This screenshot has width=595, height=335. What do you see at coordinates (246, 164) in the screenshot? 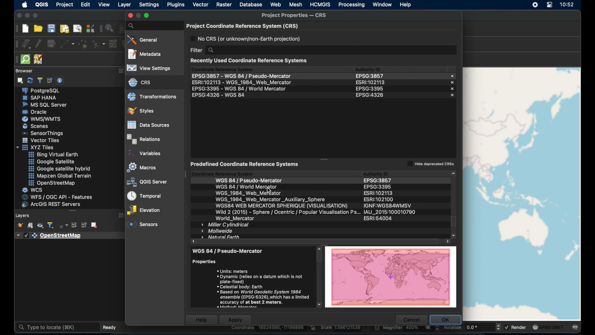
I see `predefined coordinate reference system` at bounding box center [246, 164].